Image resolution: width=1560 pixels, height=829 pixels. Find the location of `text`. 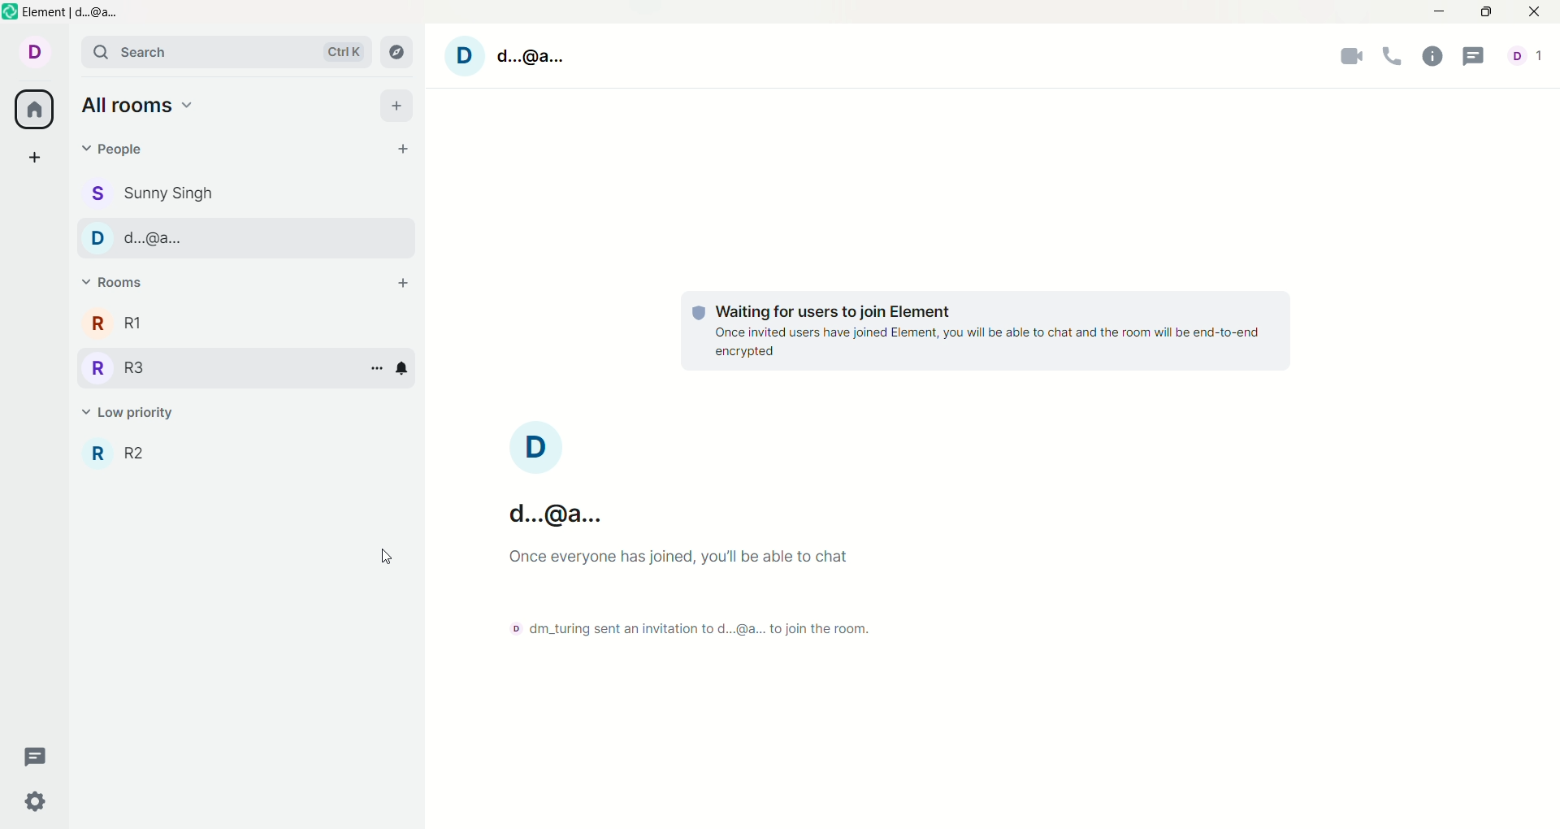

text is located at coordinates (704, 534).